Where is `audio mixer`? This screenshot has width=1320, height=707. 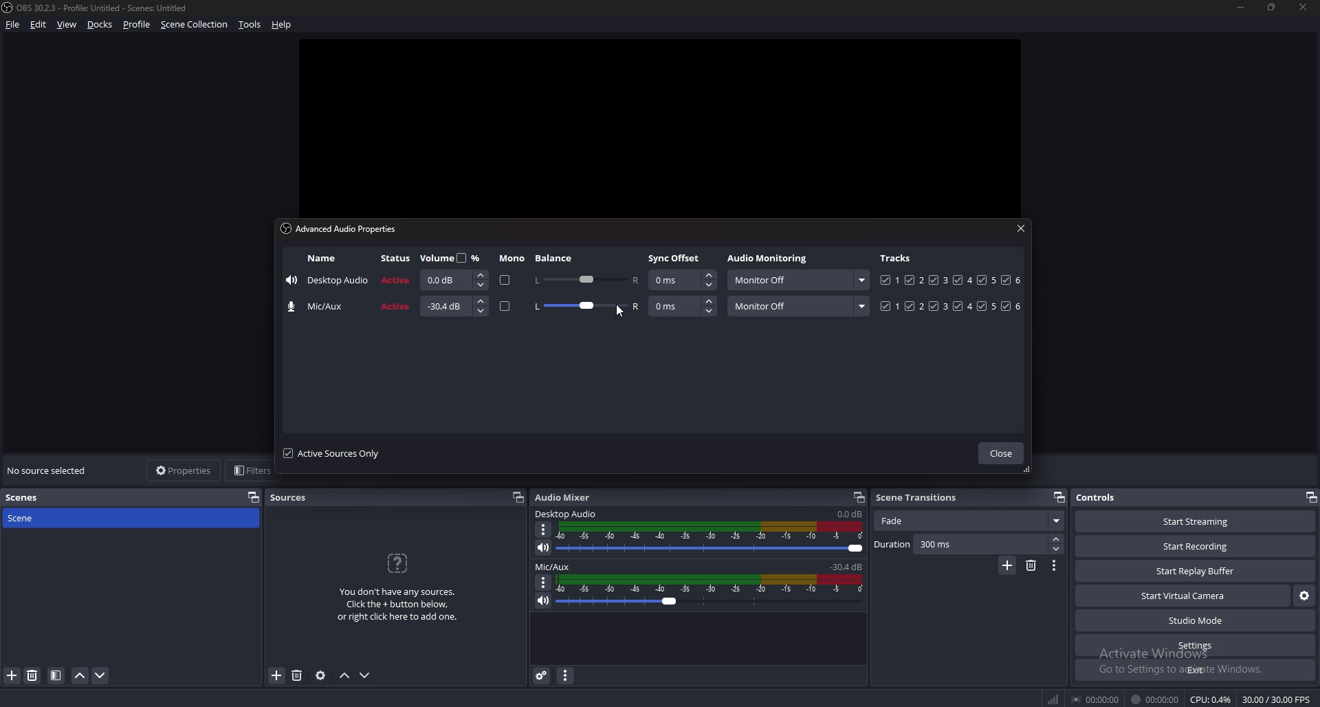 audio mixer is located at coordinates (563, 497).